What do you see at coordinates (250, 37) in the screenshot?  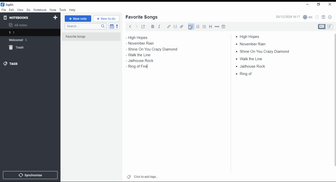 I see `high hopes` at bounding box center [250, 37].